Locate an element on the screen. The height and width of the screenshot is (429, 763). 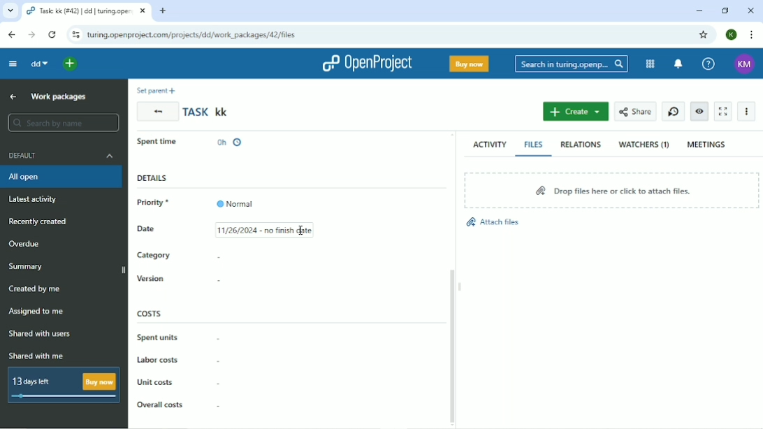
Bookmark this tab is located at coordinates (704, 35).